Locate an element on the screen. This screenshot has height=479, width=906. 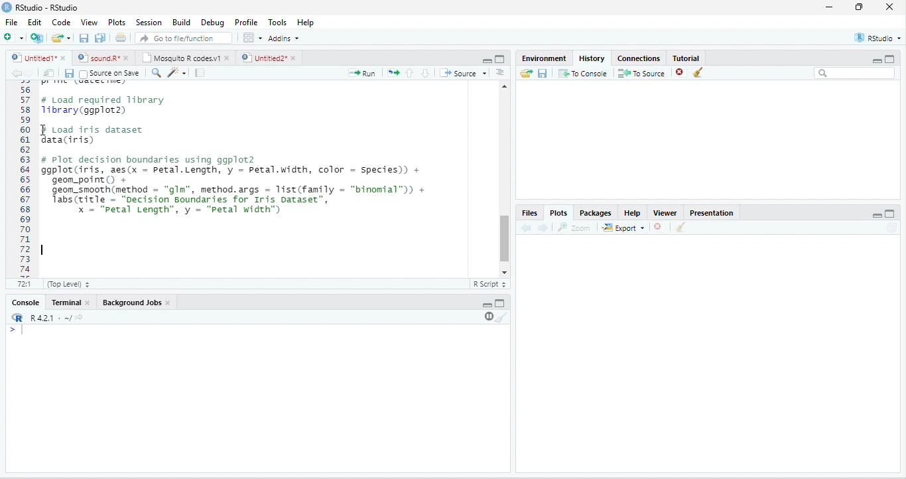
show in new window is located at coordinates (50, 73).